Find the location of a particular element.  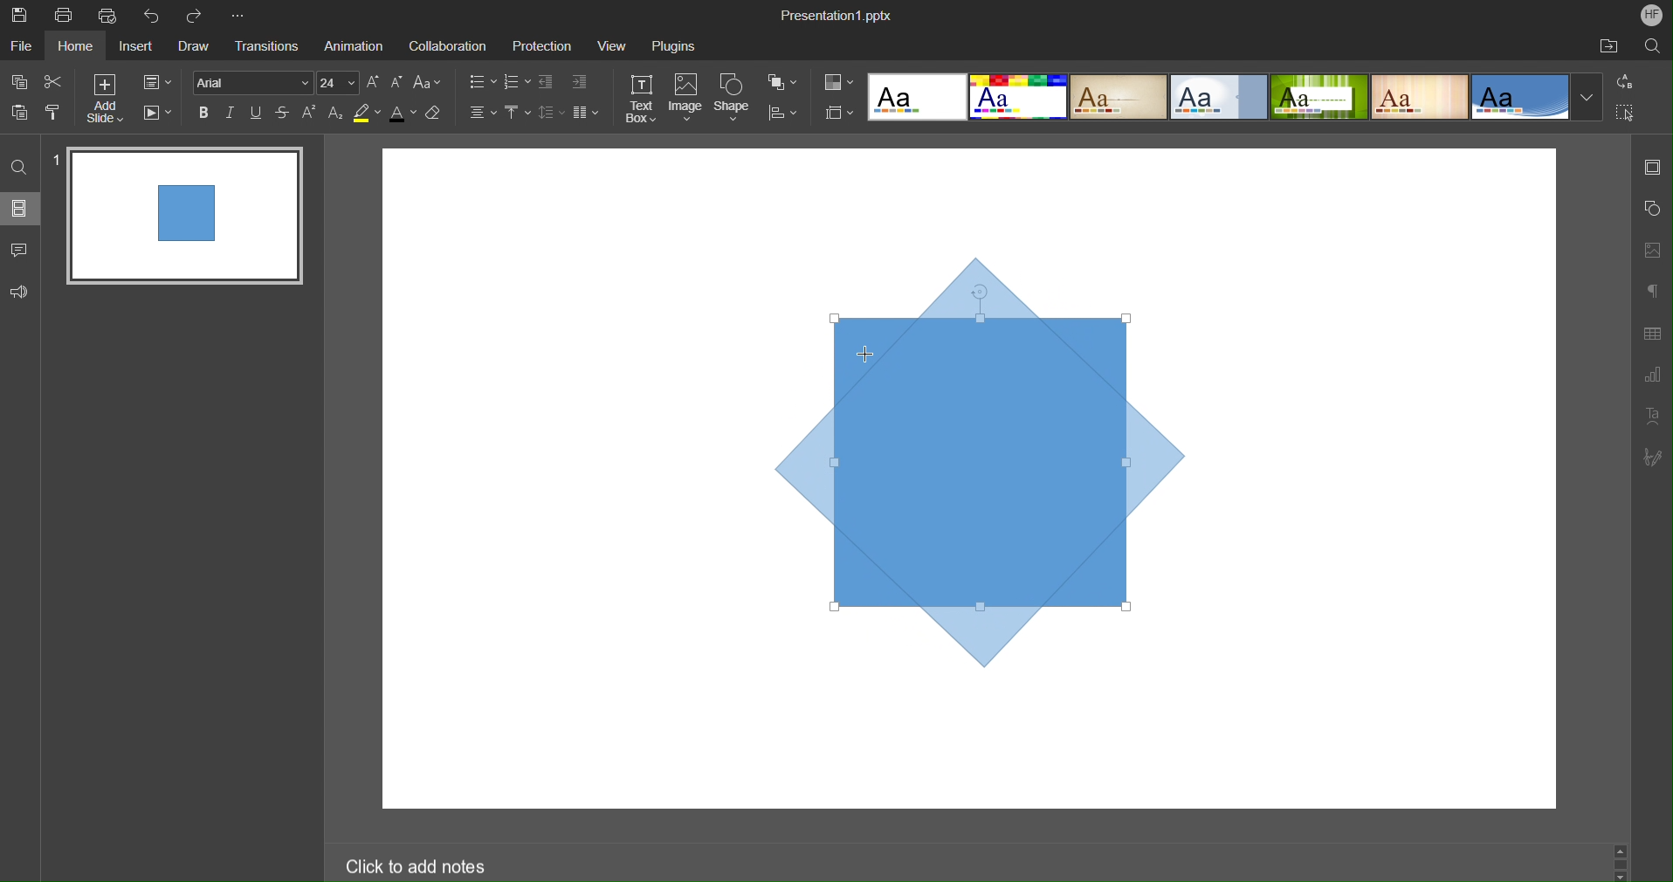

Open File Location is located at coordinates (1603, 45).